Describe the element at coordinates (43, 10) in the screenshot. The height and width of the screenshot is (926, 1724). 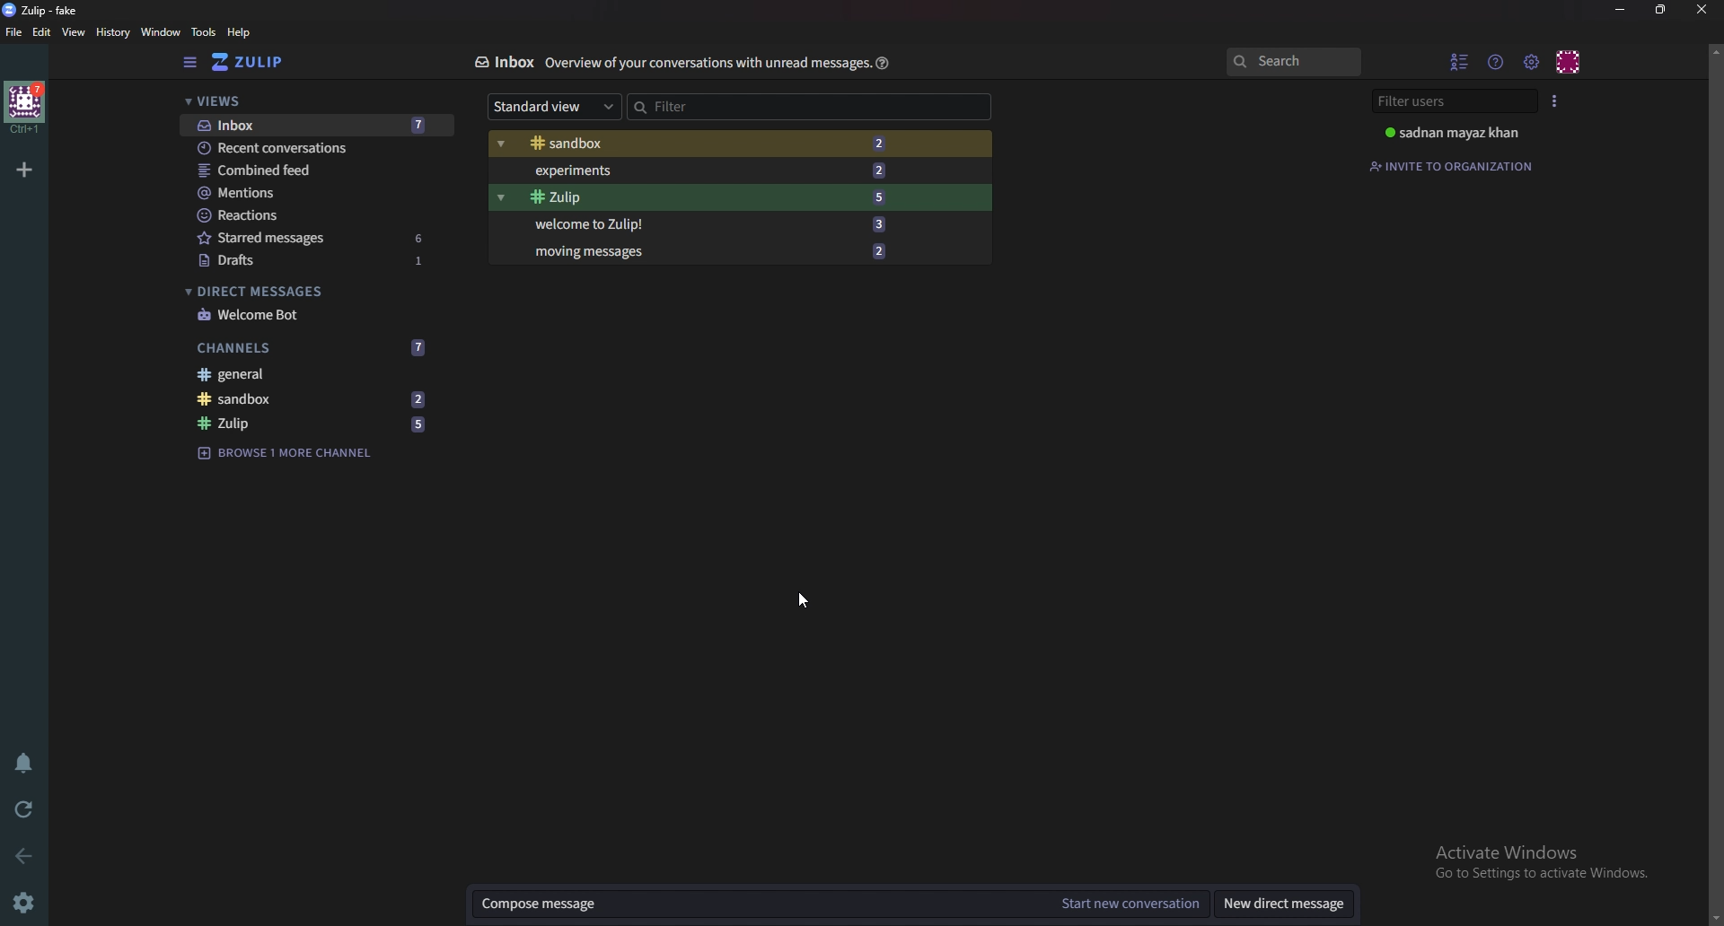
I see `ZULIP` at that location.